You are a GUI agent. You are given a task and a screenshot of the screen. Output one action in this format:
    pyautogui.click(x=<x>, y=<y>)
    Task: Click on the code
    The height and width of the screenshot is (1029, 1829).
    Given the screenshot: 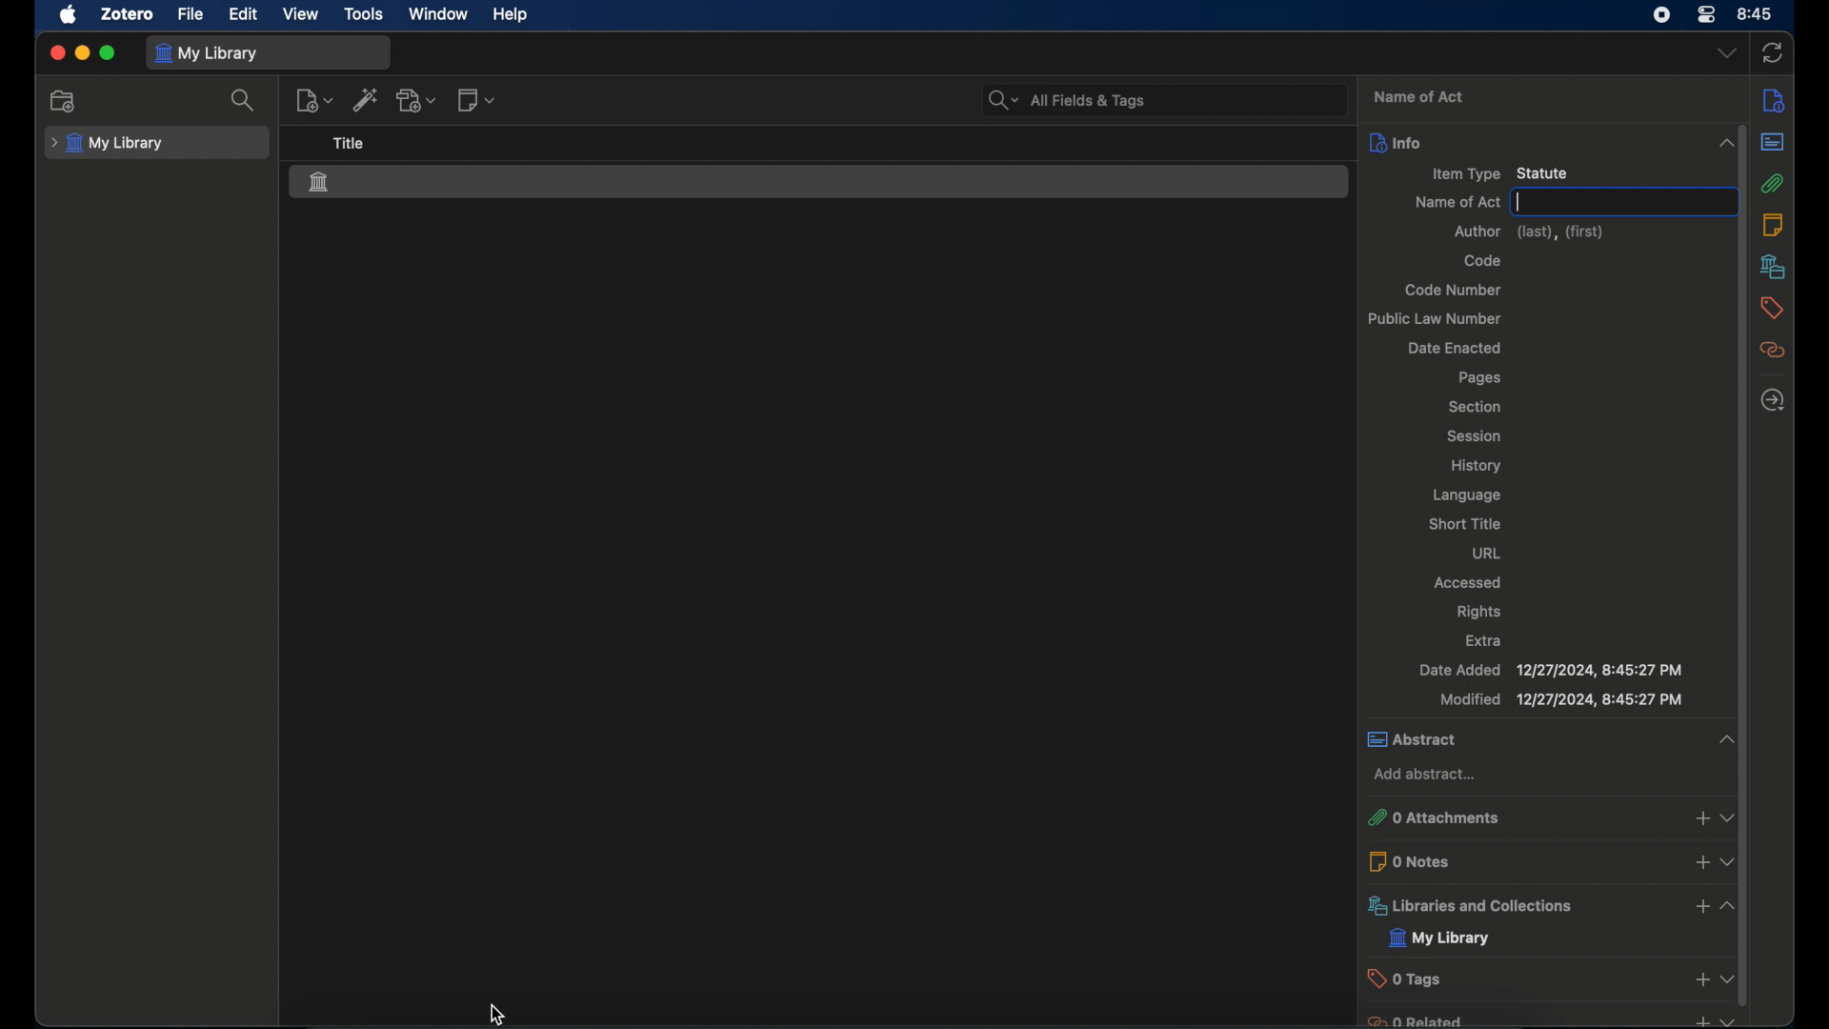 What is the action you would take?
    pyautogui.click(x=1482, y=260)
    